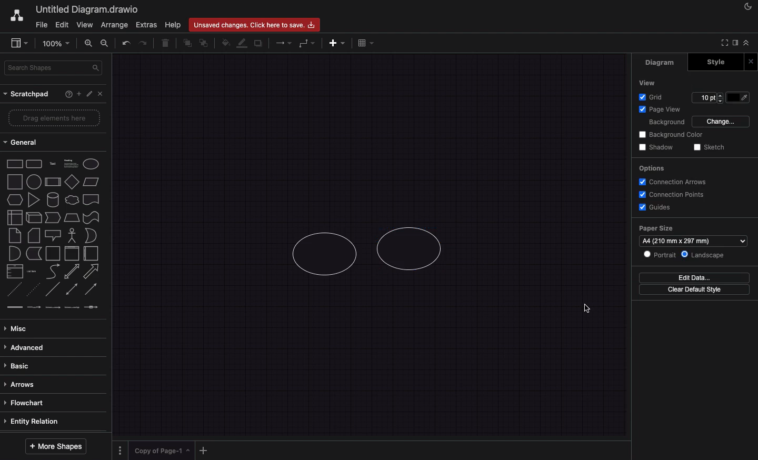 The image size is (758, 460). Describe the element at coordinates (166, 43) in the screenshot. I see `delete` at that location.